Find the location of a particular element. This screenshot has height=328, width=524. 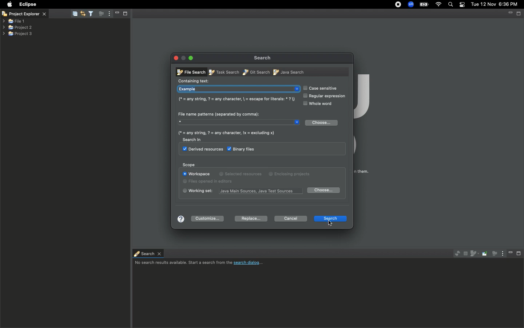

Files opened in editors is located at coordinates (211, 181).